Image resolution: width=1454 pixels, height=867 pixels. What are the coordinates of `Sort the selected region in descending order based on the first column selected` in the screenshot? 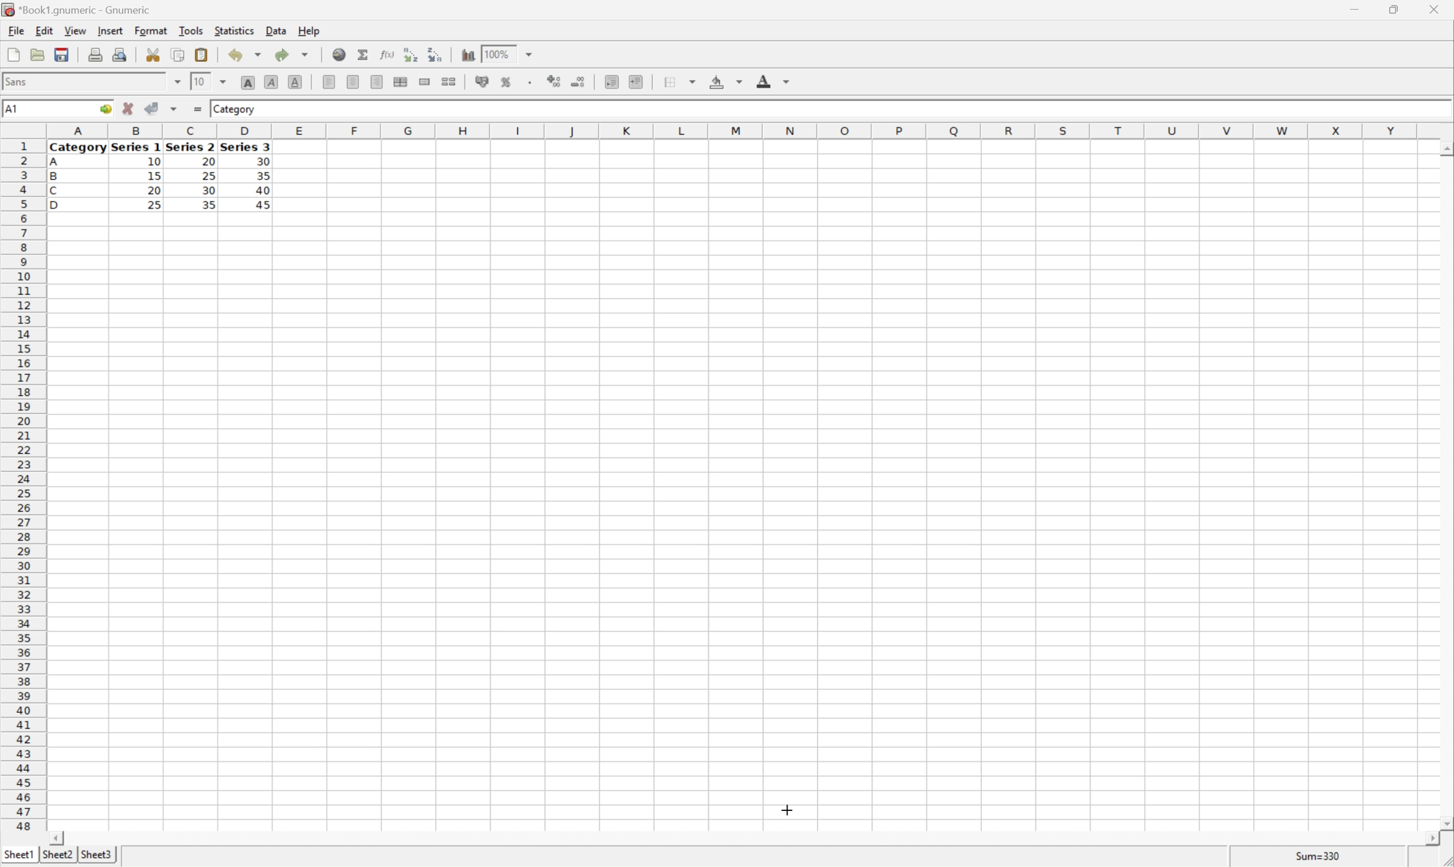 It's located at (432, 55).